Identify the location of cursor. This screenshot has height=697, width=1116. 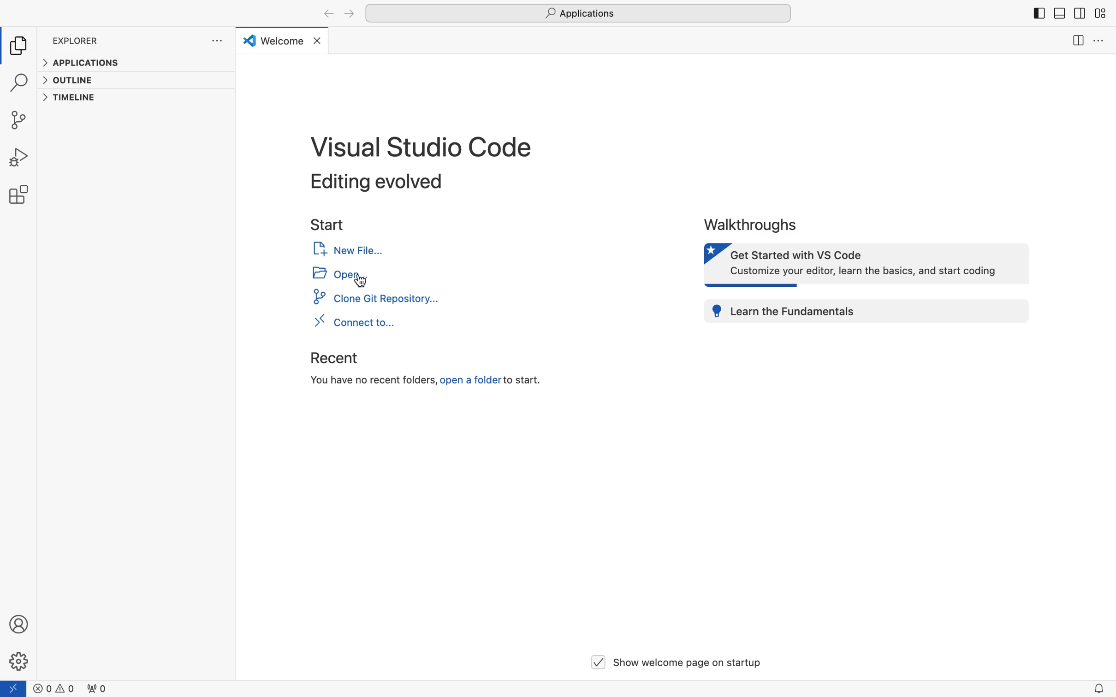
(360, 281).